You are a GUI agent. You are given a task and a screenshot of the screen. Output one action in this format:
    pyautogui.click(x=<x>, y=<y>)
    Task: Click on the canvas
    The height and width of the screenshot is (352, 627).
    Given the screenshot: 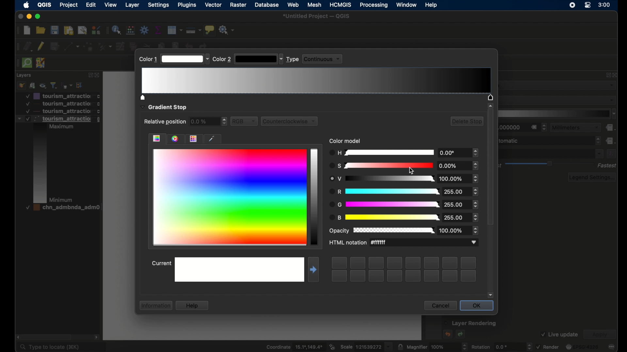 What is the action you would take?
    pyautogui.click(x=120, y=194)
    